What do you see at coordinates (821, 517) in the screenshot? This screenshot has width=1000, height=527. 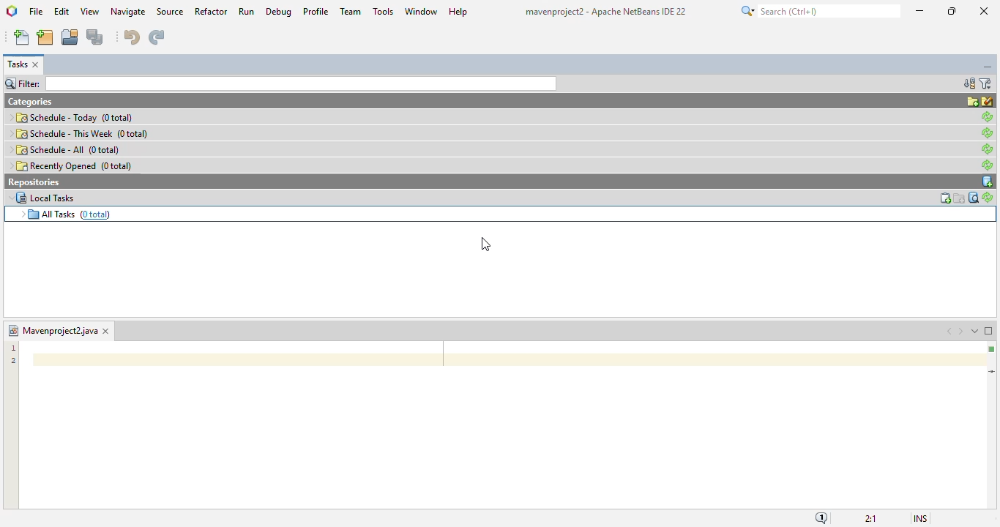 I see `notifications` at bounding box center [821, 517].